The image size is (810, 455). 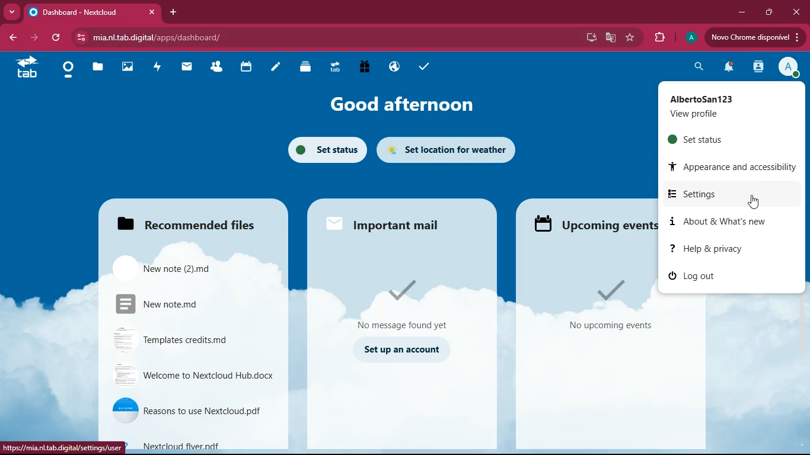 What do you see at coordinates (796, 11) in the screenshot?
I see `close` at bounding box center [796, 11].